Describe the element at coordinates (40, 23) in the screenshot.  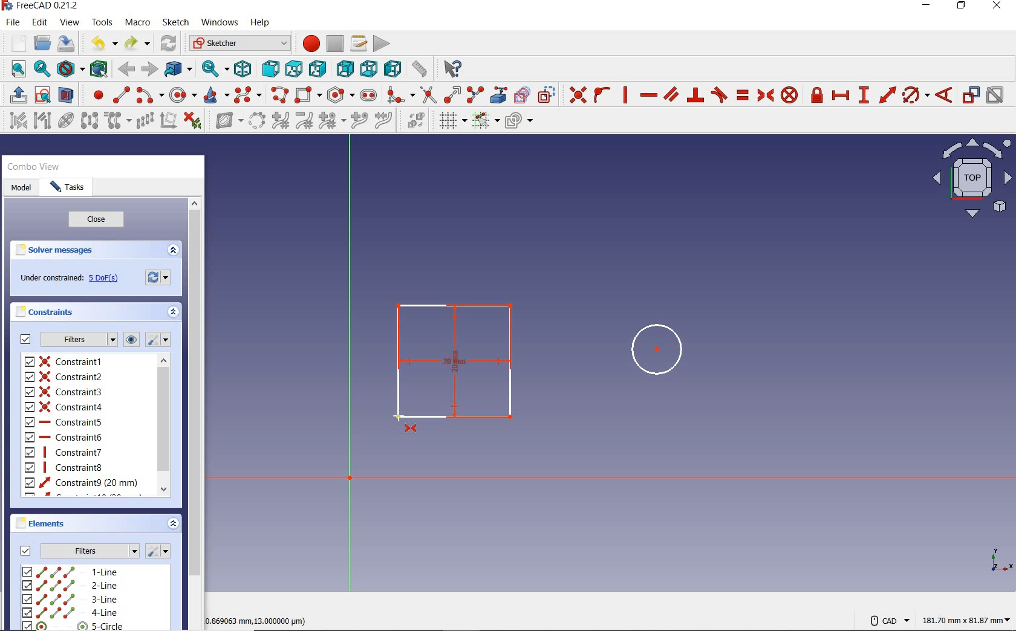
I see `edit` at that location.